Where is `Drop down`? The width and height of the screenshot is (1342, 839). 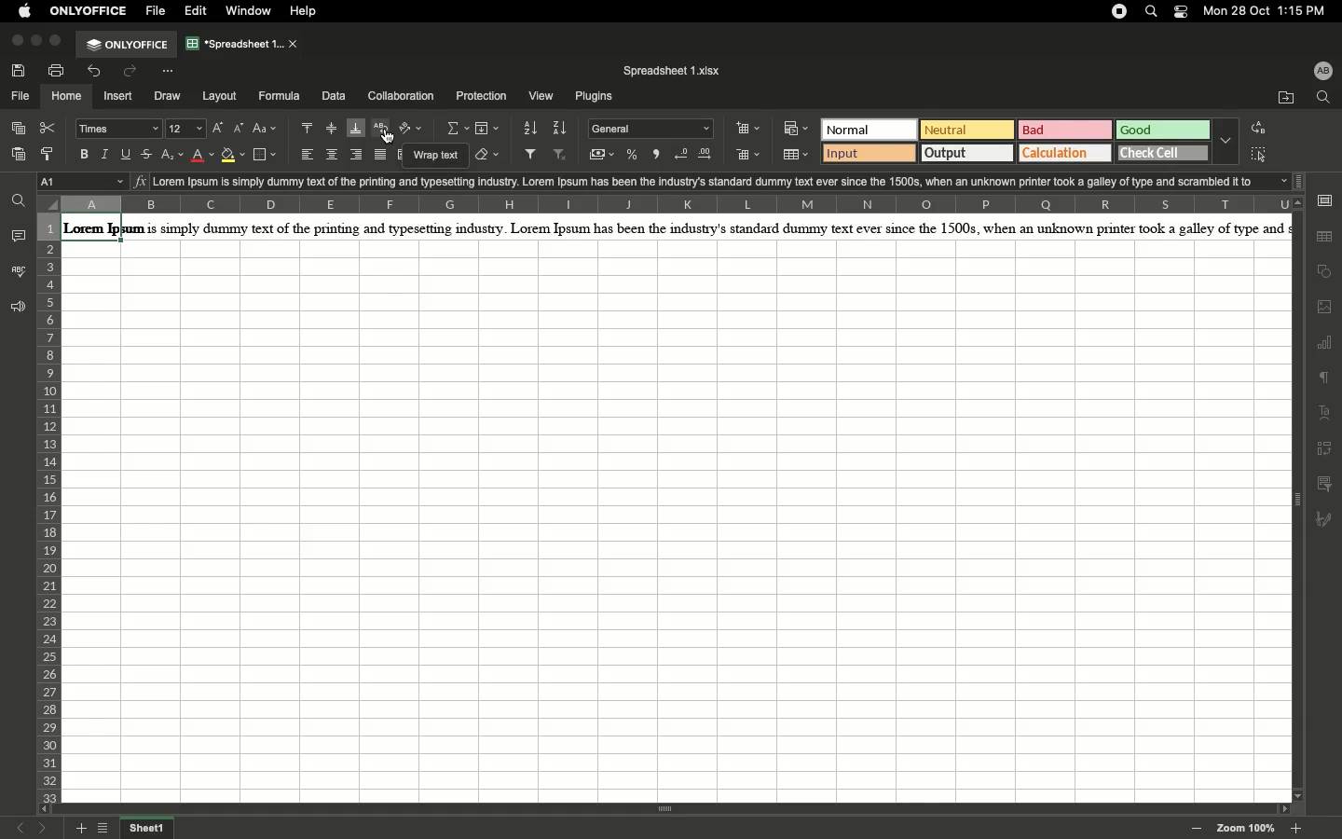 Drop down is located at coordinates (1226, 140).